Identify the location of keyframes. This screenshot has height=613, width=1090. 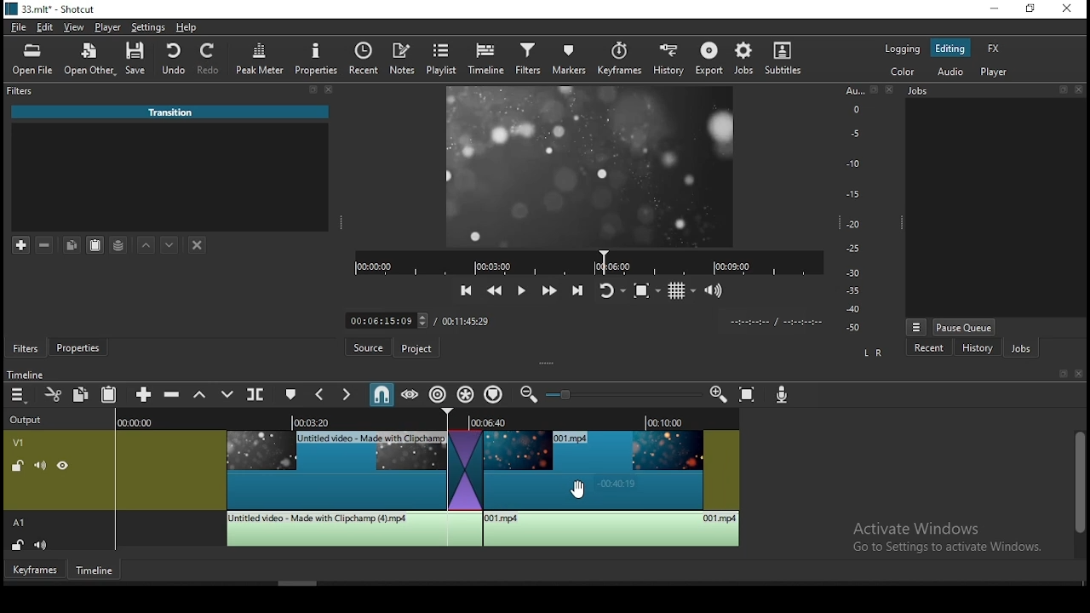
(619, 58).